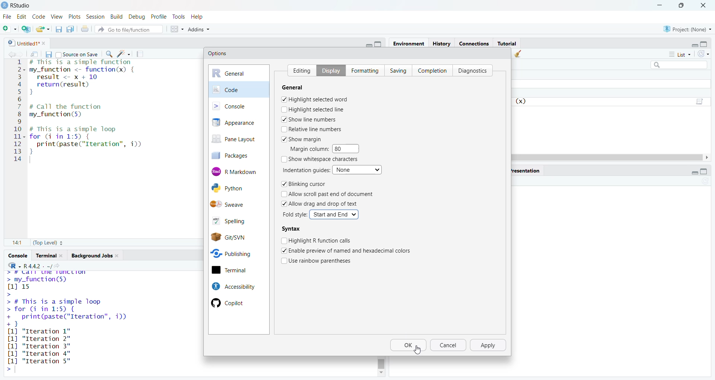 This screenshot has height=380, width=715. I want to click on save current document, so click(59, 29).